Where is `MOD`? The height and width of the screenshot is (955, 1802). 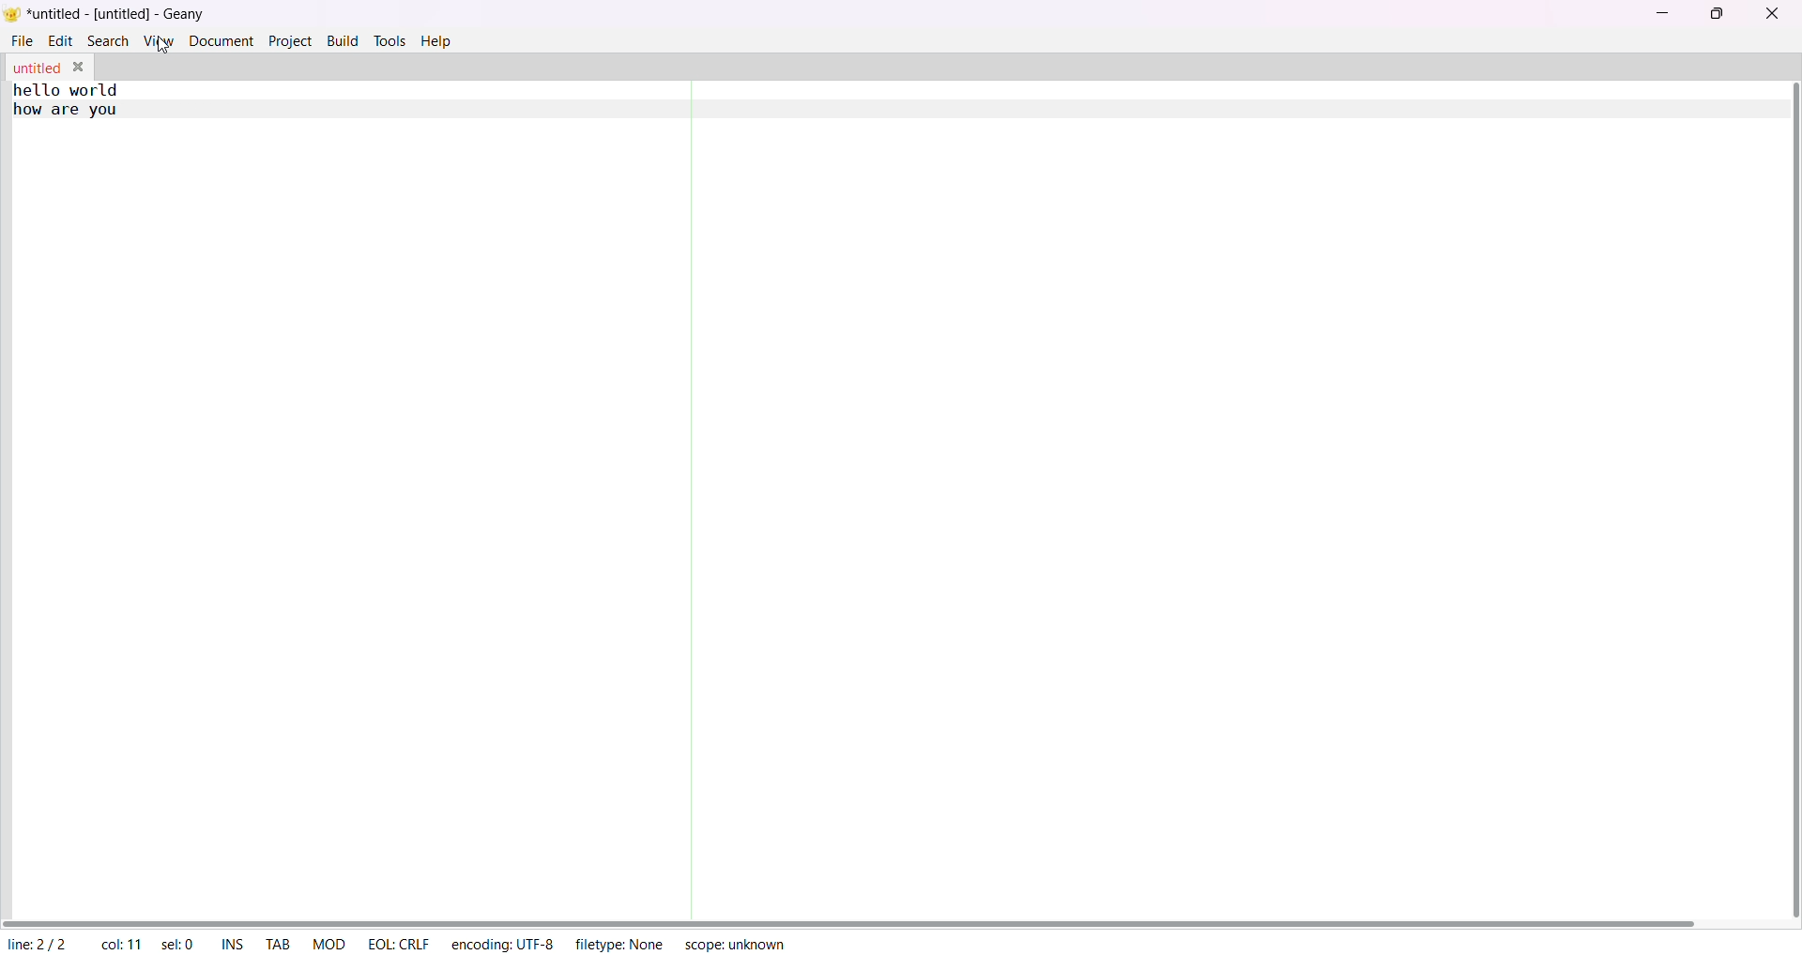
MOD is located at coordinates (326, 941).